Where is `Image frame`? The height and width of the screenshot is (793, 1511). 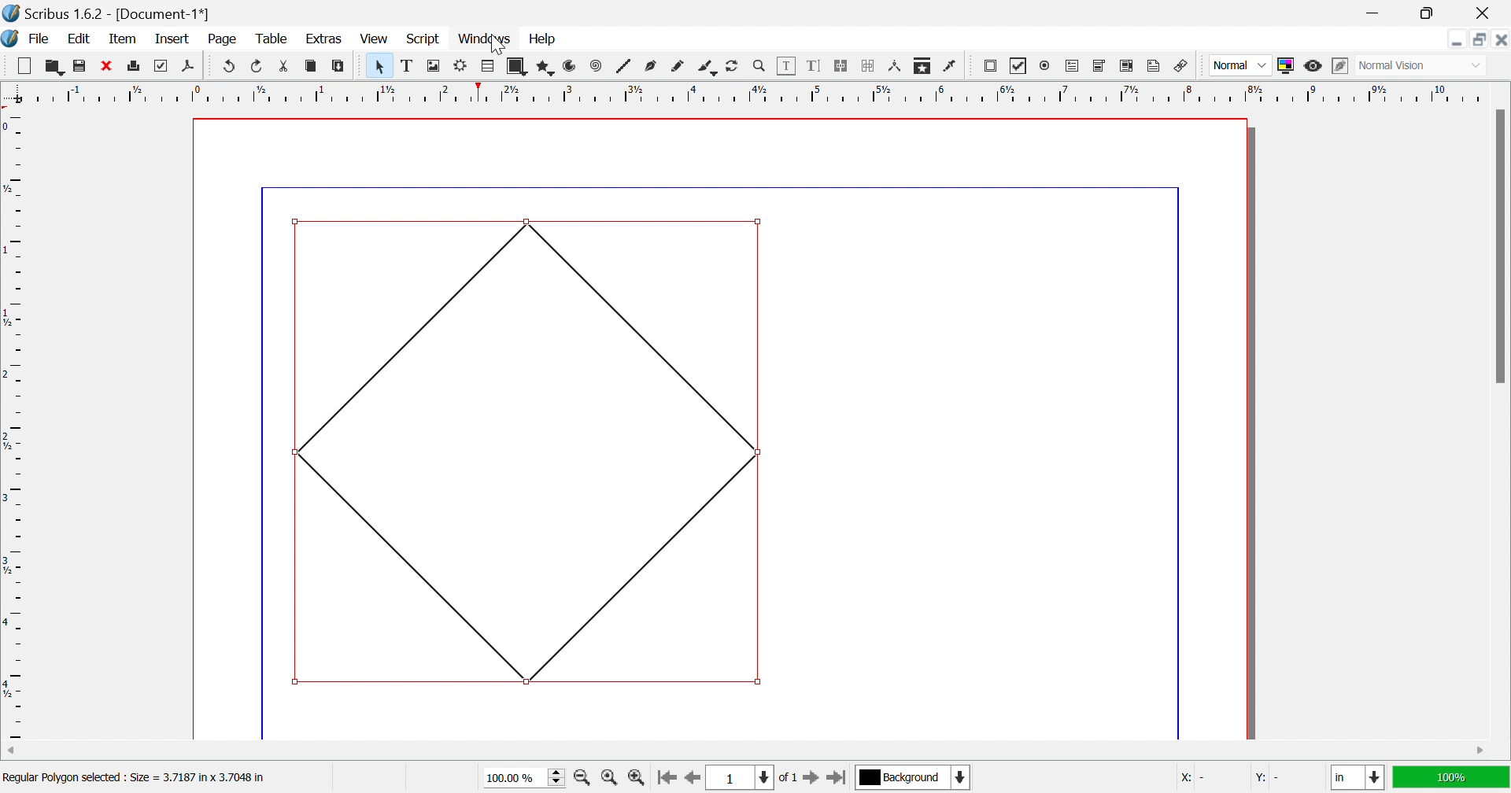
Image frame is located at coordinates (435, 65).